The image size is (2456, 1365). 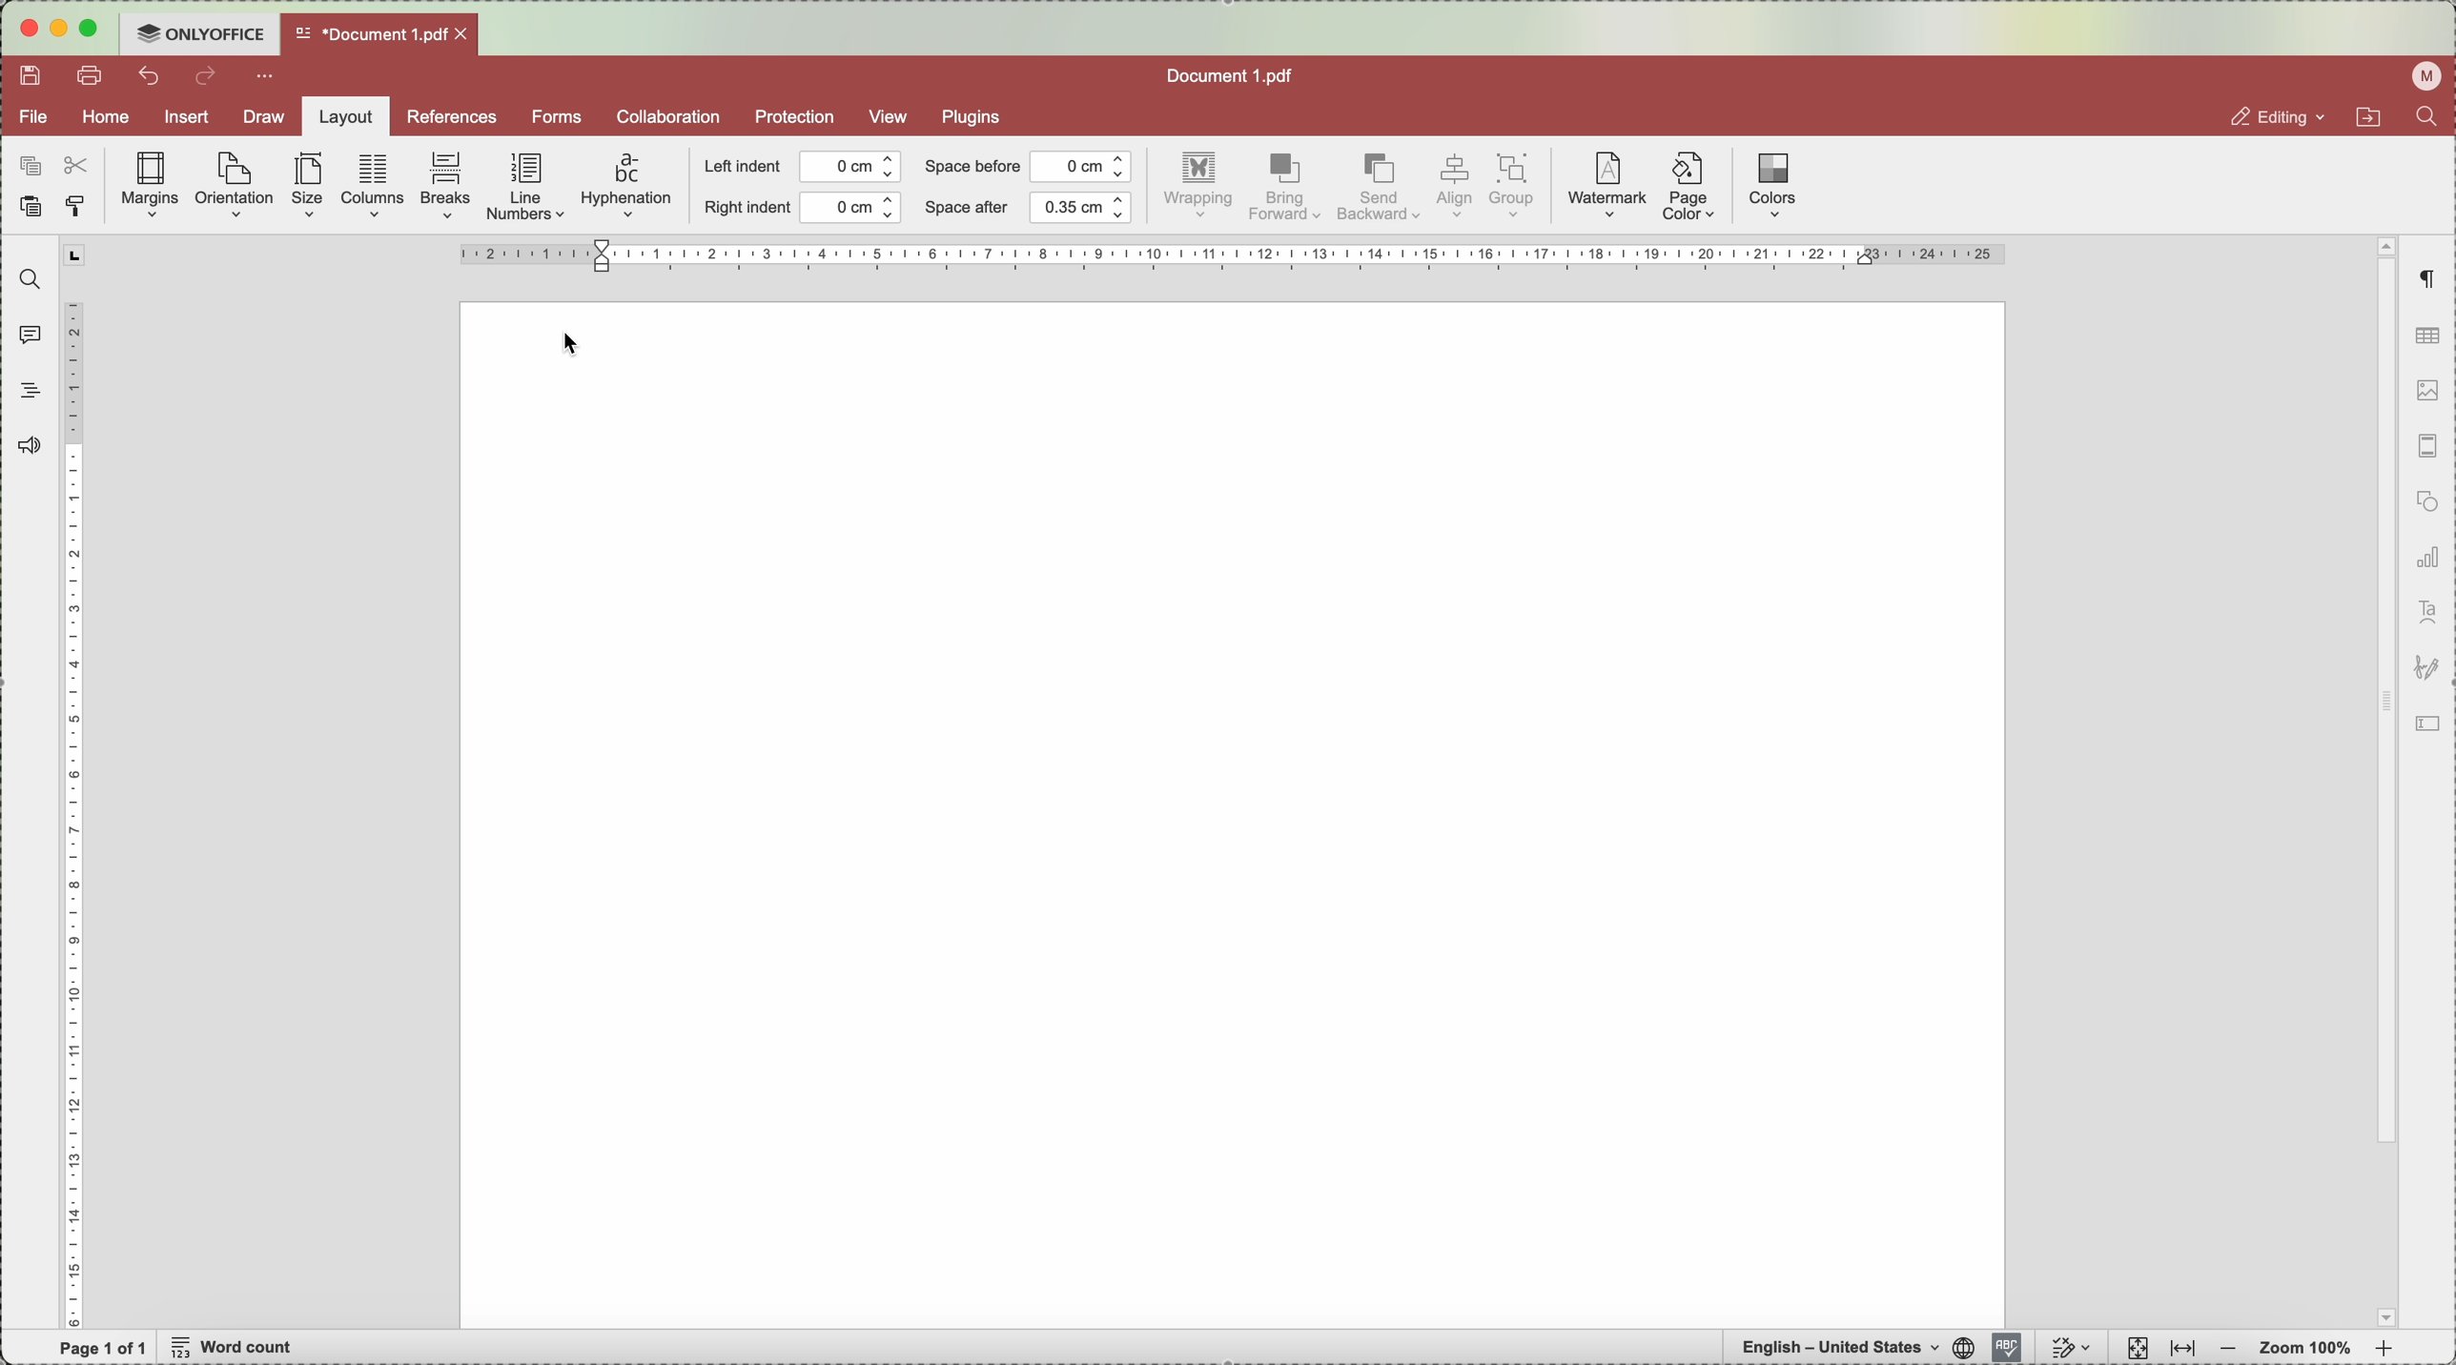 I want to click on maximize, so click(x=96, y=28).